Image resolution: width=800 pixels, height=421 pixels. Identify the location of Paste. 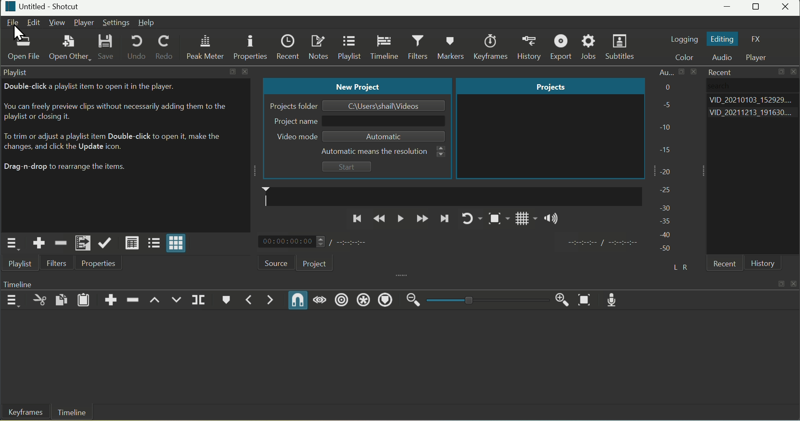
(84, 299).